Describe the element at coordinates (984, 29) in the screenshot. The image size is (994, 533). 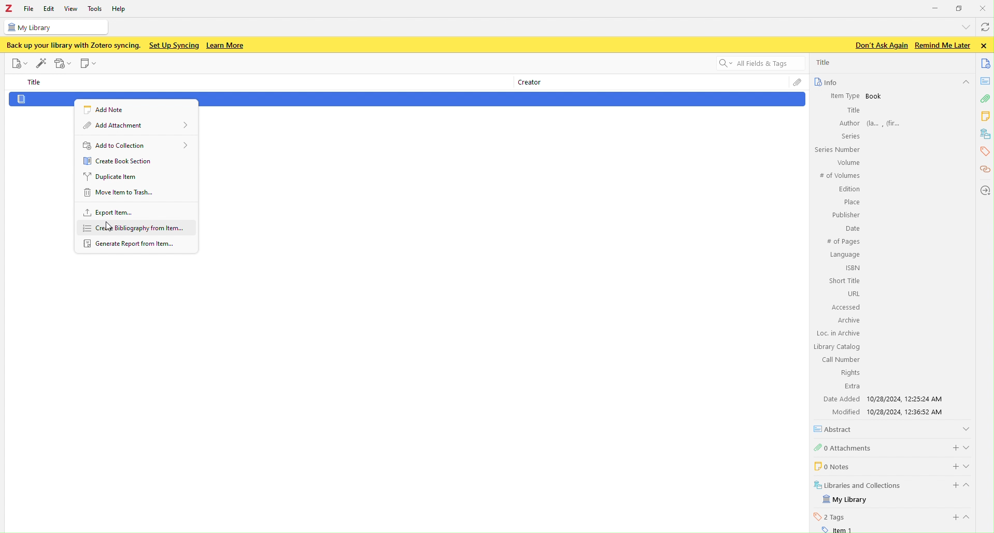
I see `refresh ` at that location.